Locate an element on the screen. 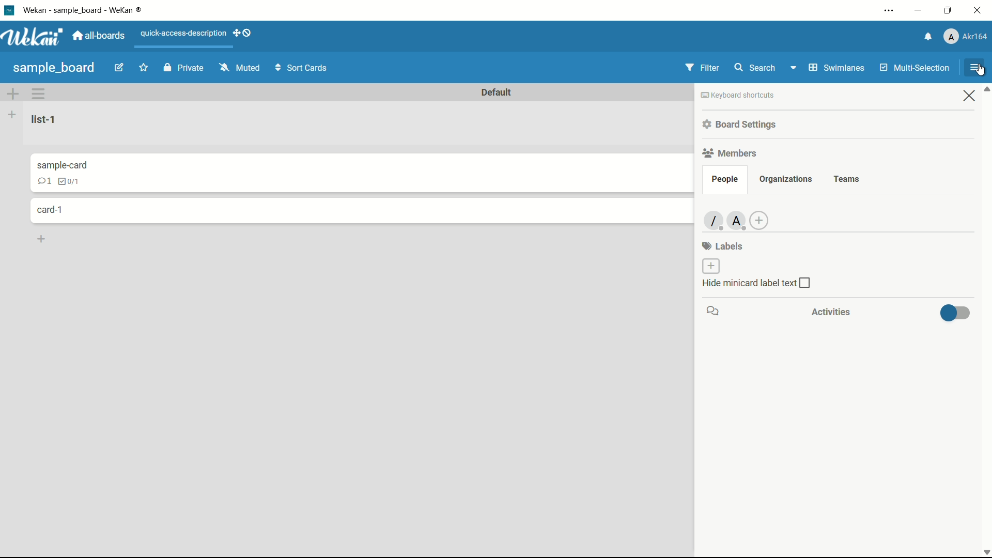  multi-selection is located at coordinates (914, 69).